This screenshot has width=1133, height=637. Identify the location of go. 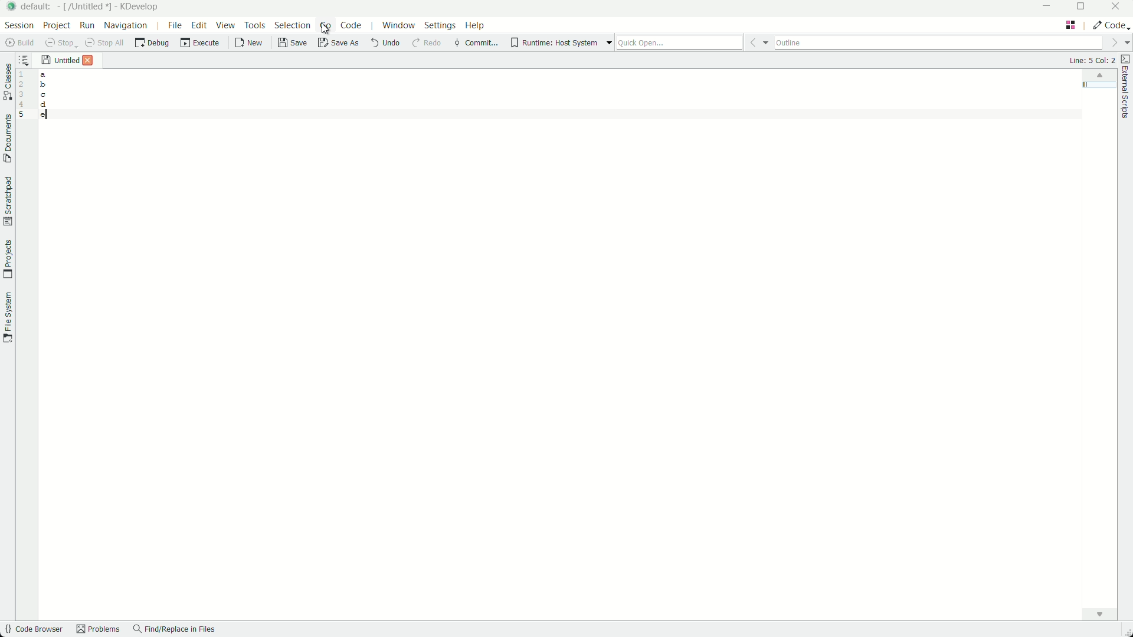
(325, 27).